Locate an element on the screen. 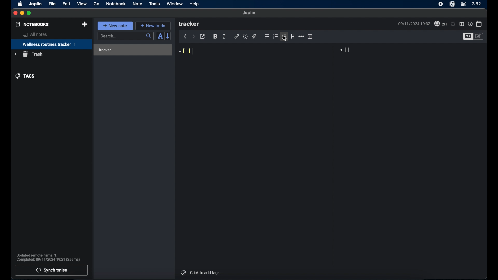 The image size is (498, 280). toggle external editor is located at coordinates (203, 36).